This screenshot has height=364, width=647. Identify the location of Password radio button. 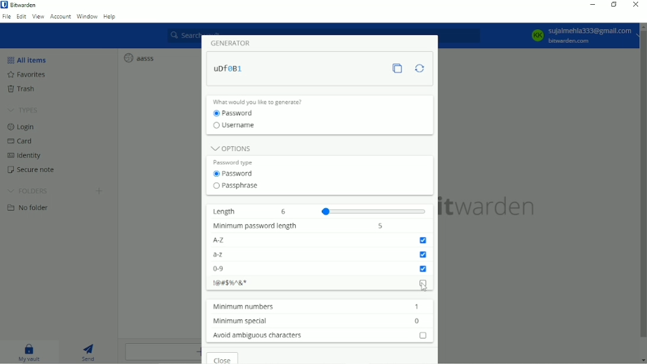
(238, 114).